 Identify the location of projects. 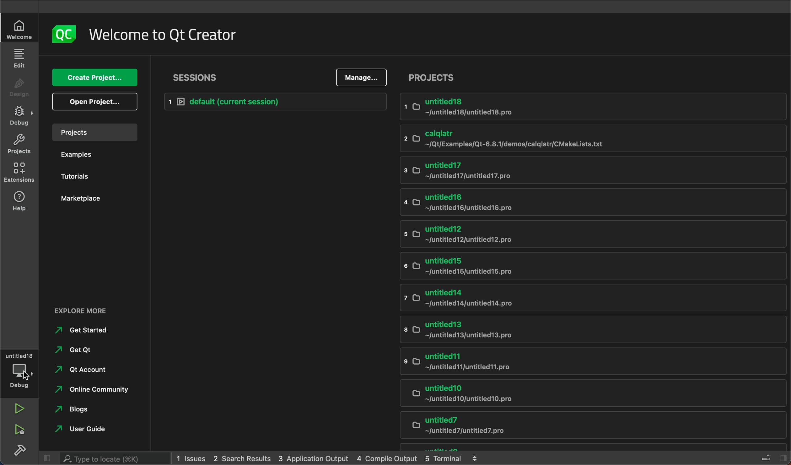
(94, 134).